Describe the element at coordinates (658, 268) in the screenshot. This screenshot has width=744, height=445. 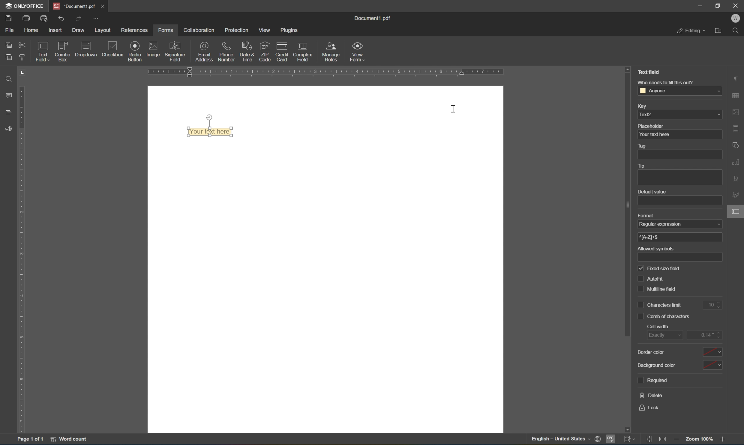
I see `fixed size field` at that location.